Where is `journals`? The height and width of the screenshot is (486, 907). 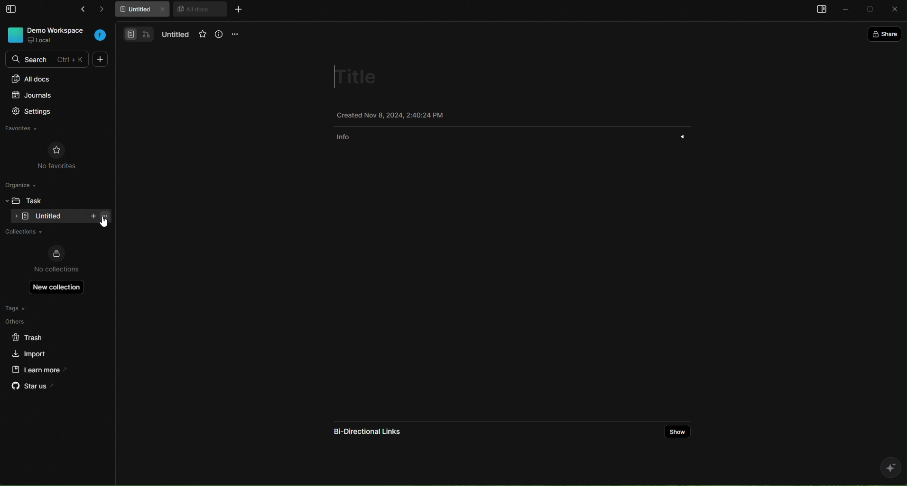 journals is located at coordinates (51, 96).